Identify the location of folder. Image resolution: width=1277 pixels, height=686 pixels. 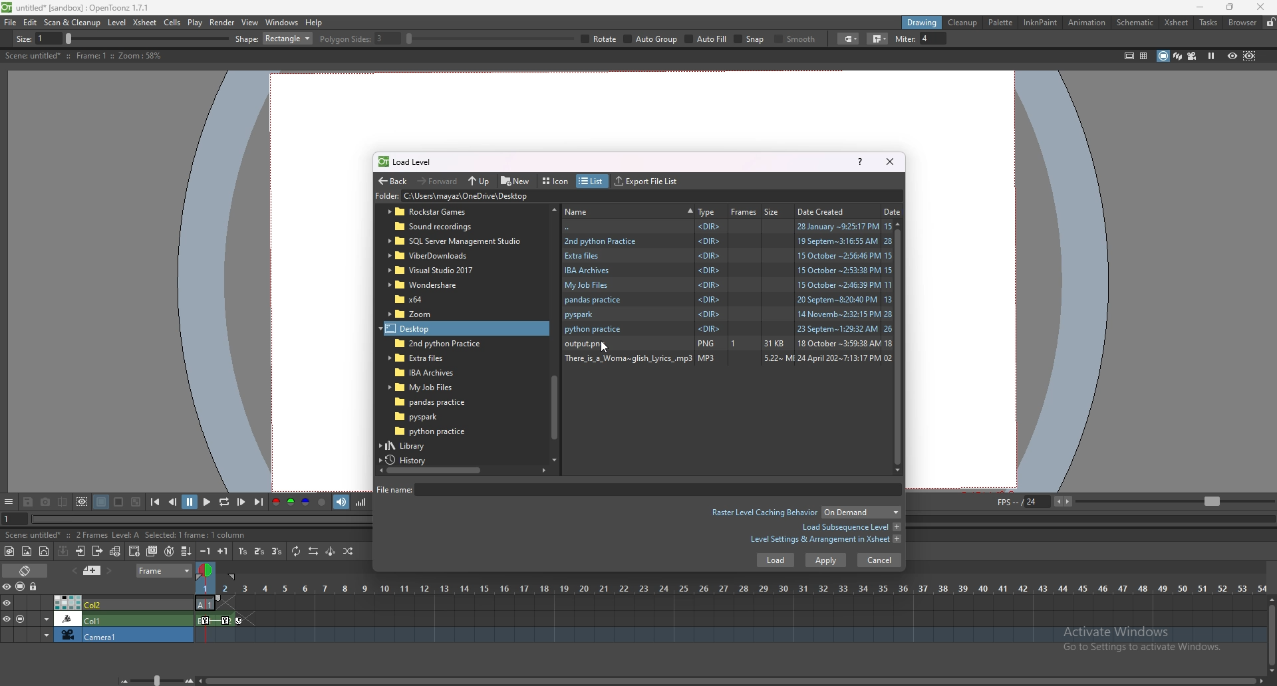
(421, 299).